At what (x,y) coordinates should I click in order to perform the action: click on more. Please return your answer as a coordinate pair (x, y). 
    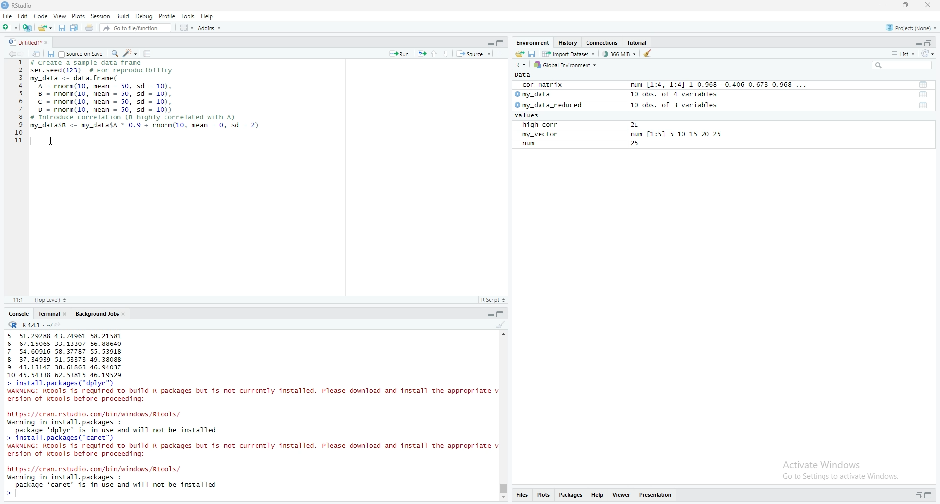
    Looking at the image, I should click on (501, 53).